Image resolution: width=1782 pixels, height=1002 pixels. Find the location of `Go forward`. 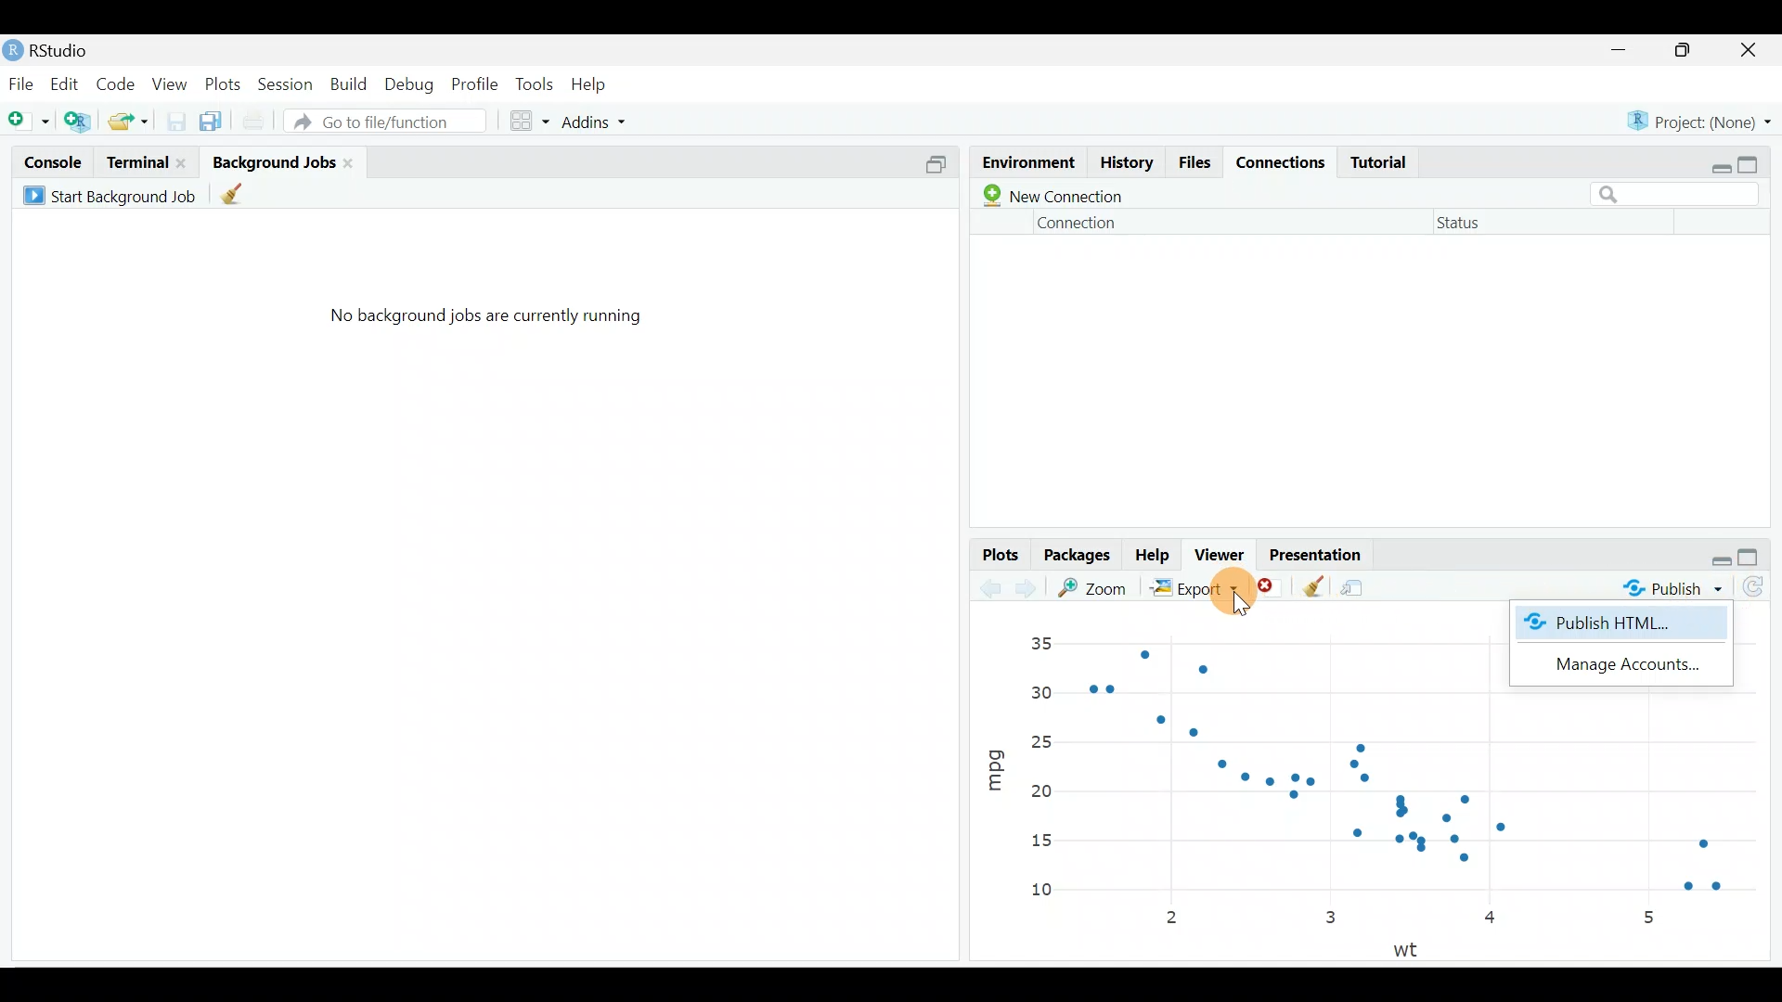

Go forward is located at coordinates (1031, 588).